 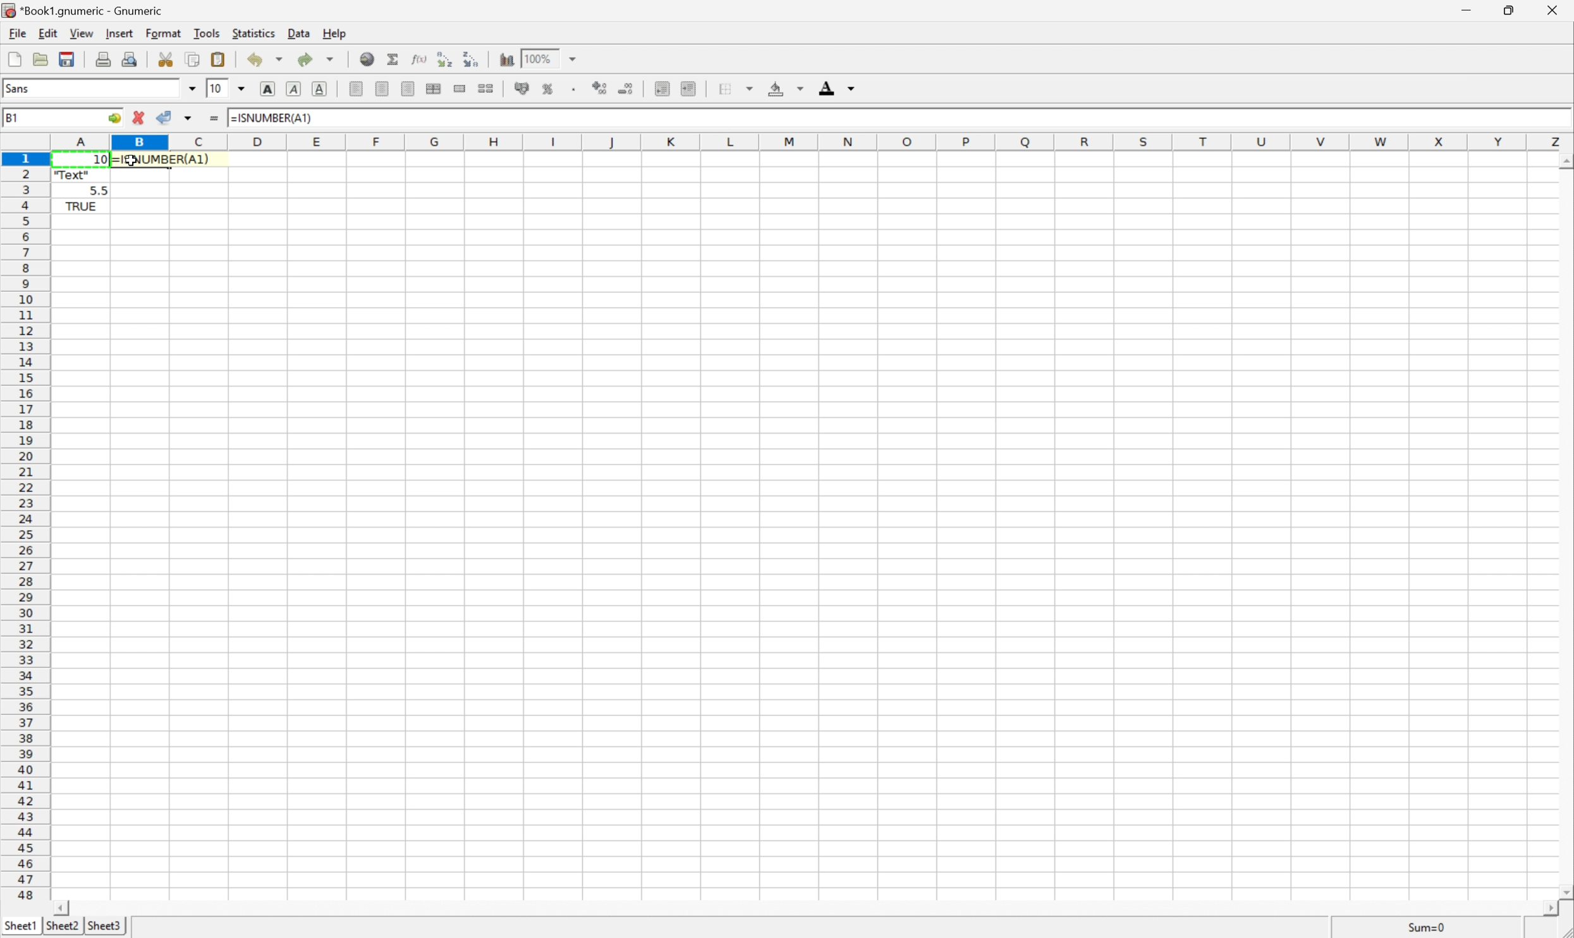 I want to click on Foreground, so click(x=839, y=87).